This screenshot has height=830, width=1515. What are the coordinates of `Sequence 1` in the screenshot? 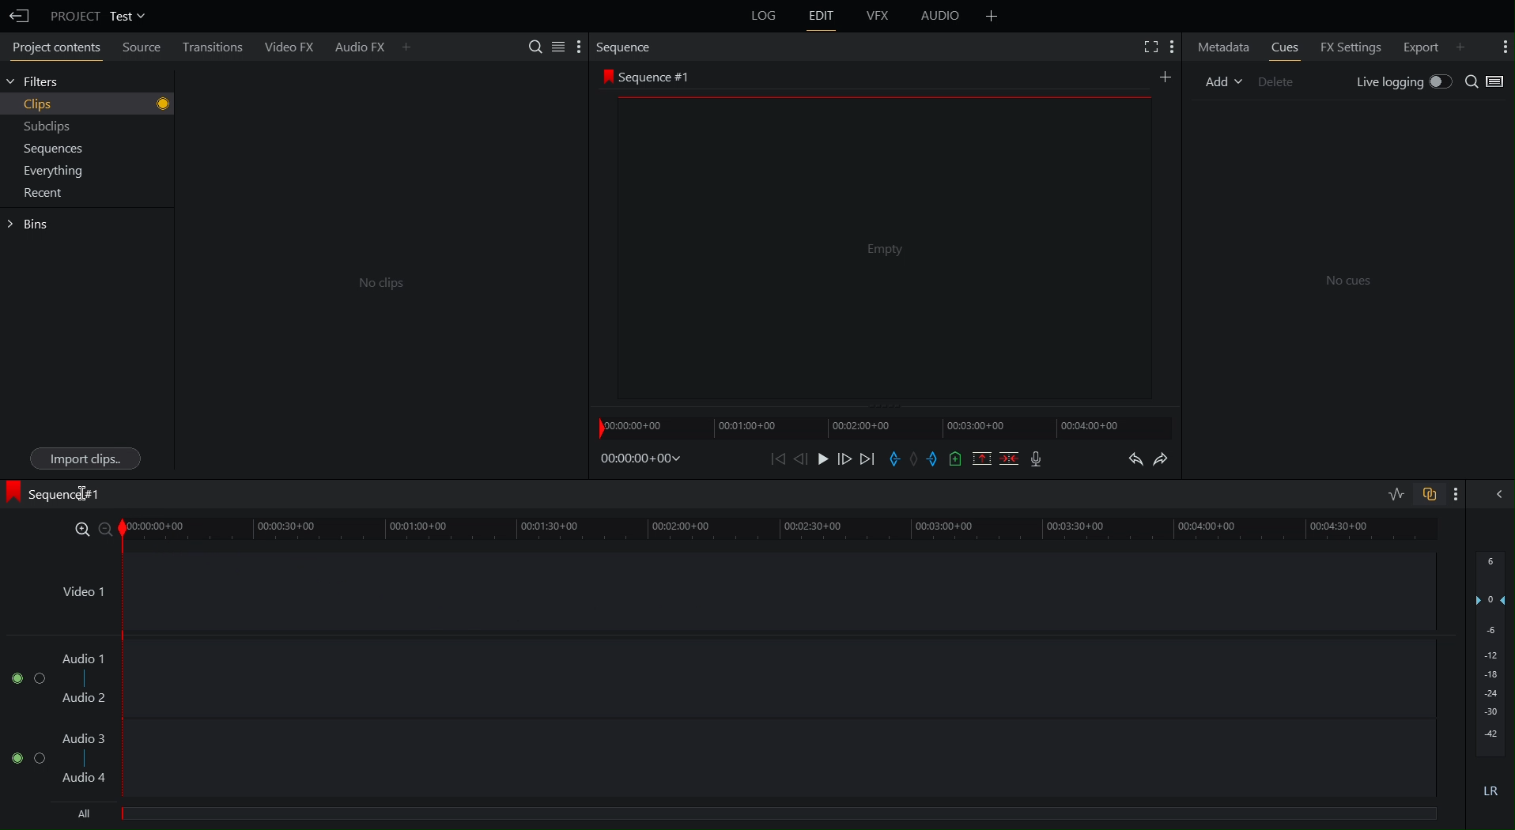 It's located at (56, 494).